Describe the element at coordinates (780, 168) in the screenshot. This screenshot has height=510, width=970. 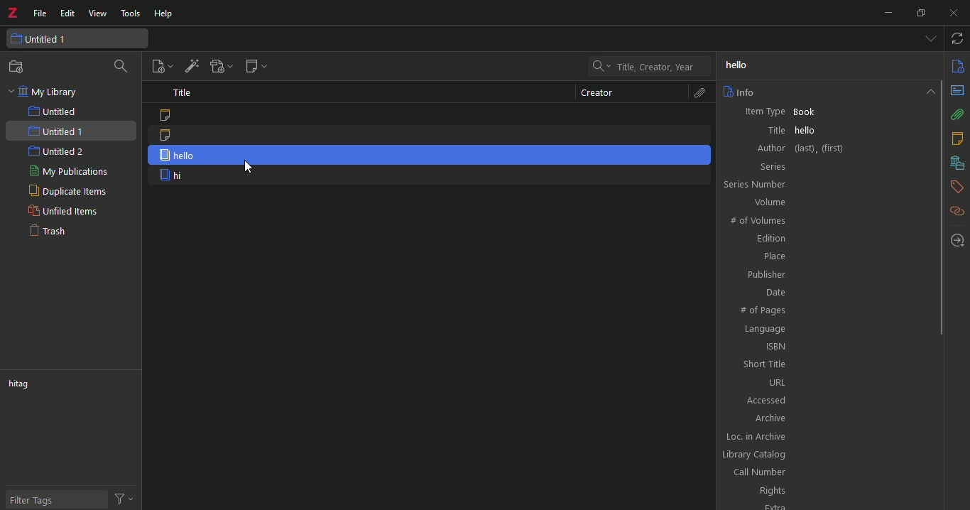
I see `series` at that location.